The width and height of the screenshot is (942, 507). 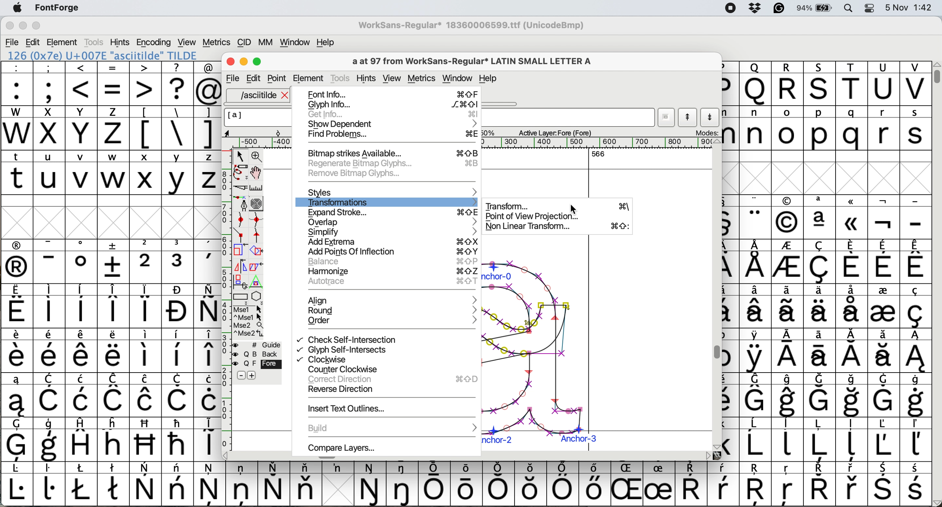 What do you see at coordinates (531, 484) in the screenshot?
I see `` at bounding box center [531, 484].